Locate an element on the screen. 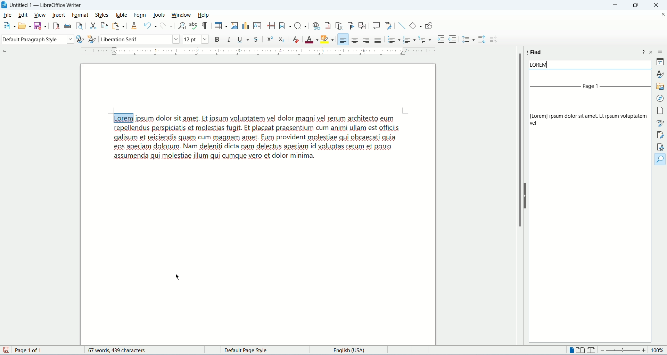  font name is located at coordinates (138, 40).